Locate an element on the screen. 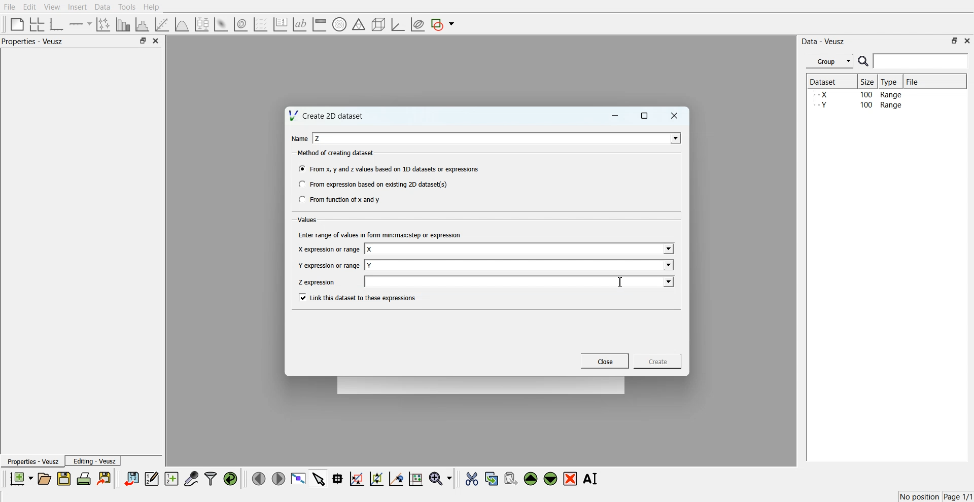 The width and height of the screenshot is (974, 502). Cut the selected widget is located at coordinates (472, 479).